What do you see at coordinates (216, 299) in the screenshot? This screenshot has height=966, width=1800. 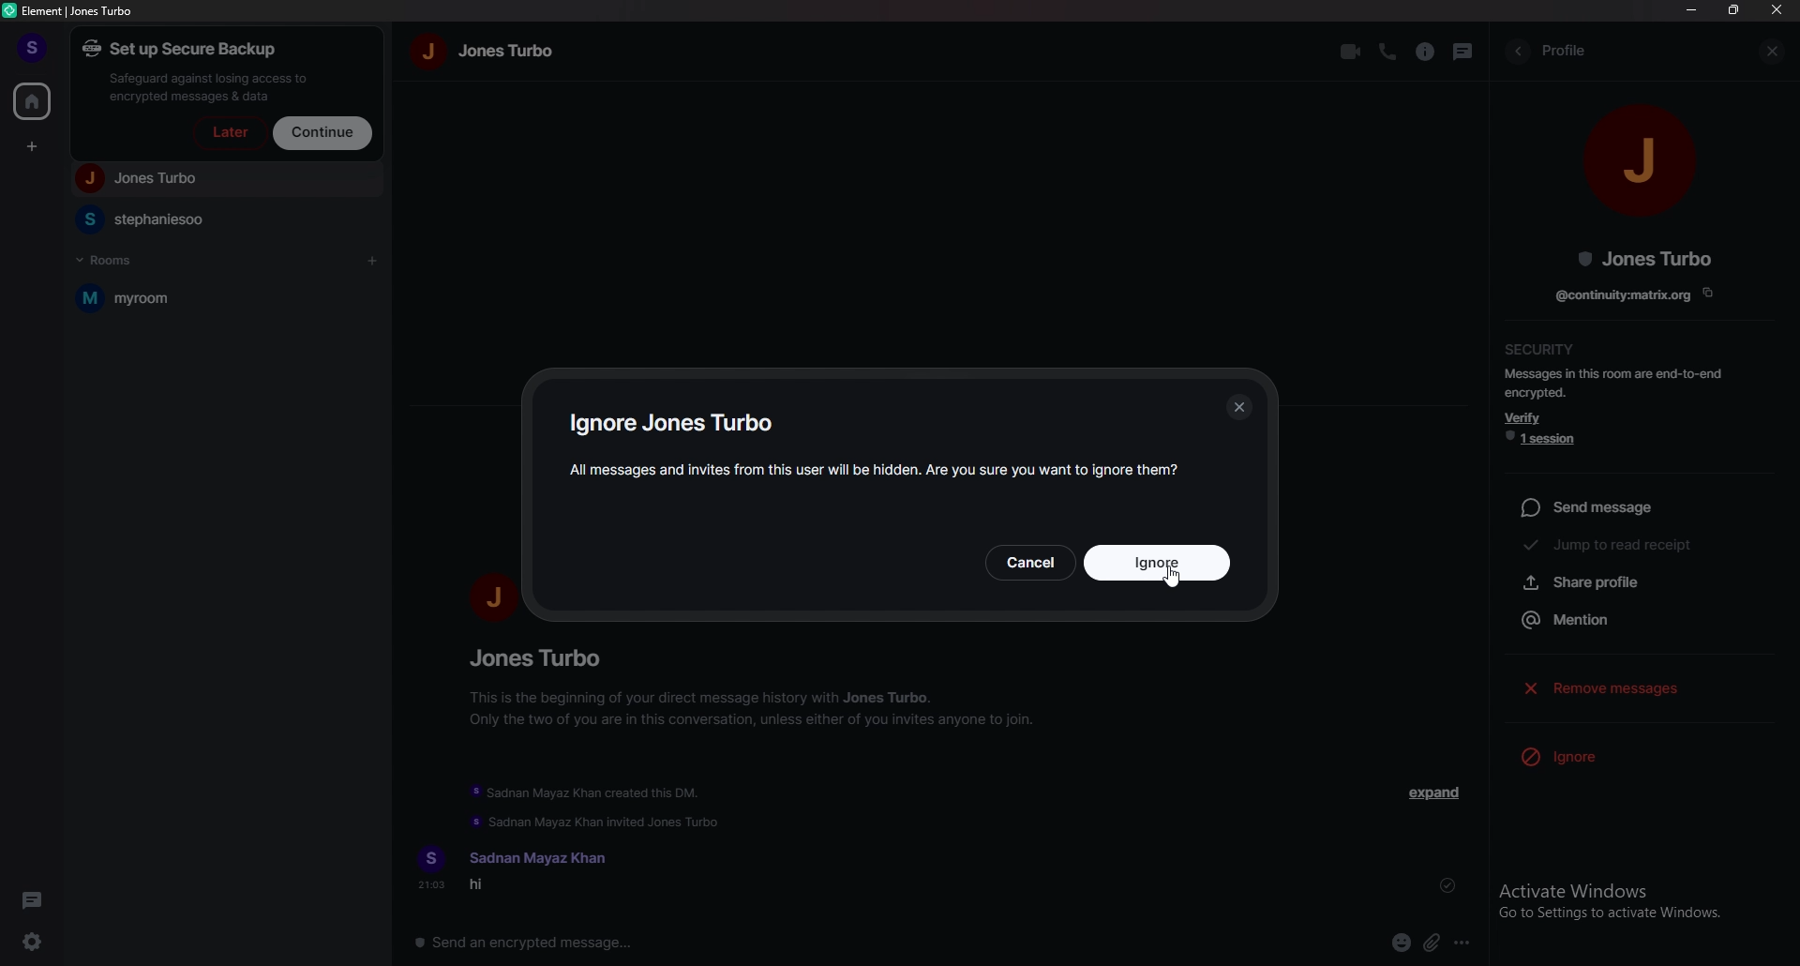 I see `room` at bounding box center [216, 299].